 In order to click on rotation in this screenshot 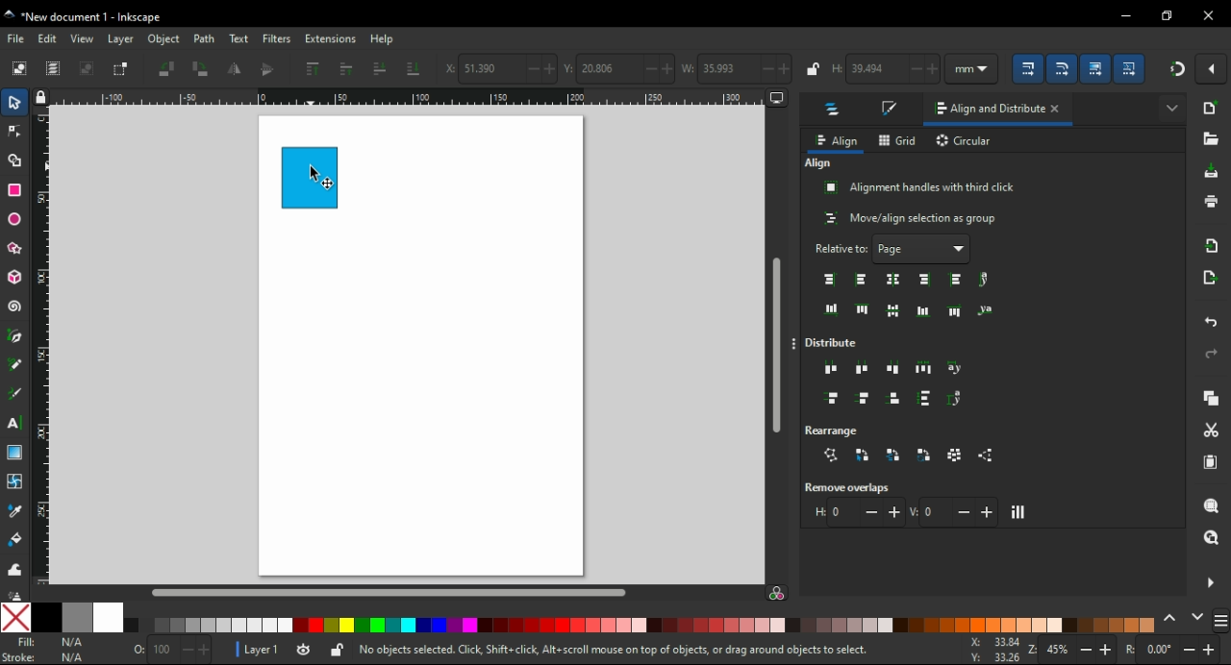, I will do `click(1173, 650)`.